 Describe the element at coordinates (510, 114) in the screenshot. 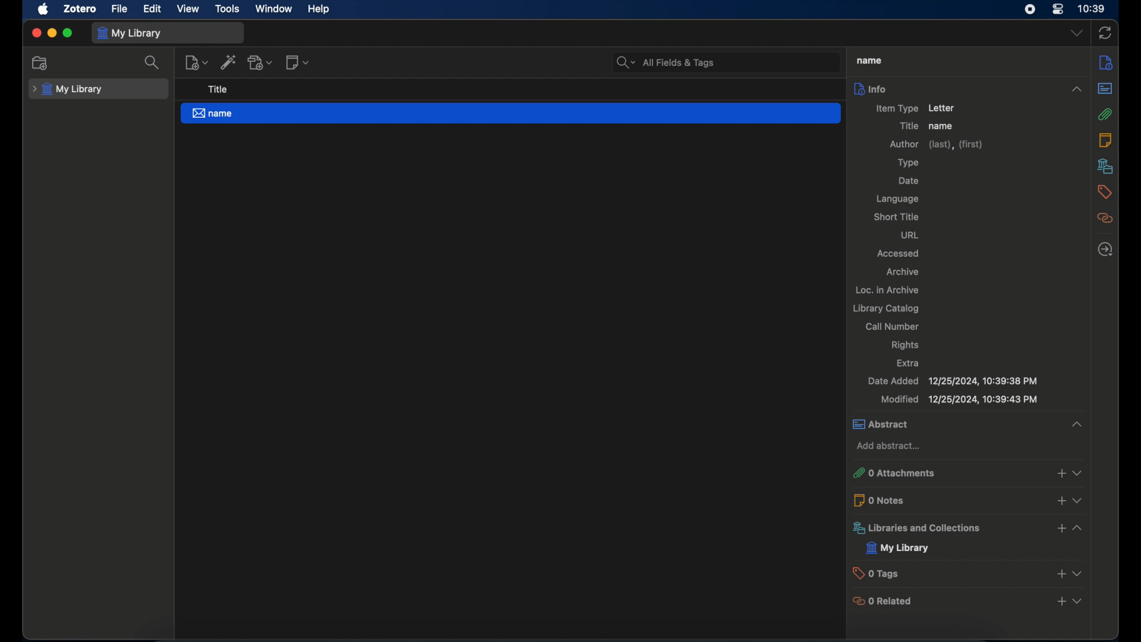

I see `name` at that location.